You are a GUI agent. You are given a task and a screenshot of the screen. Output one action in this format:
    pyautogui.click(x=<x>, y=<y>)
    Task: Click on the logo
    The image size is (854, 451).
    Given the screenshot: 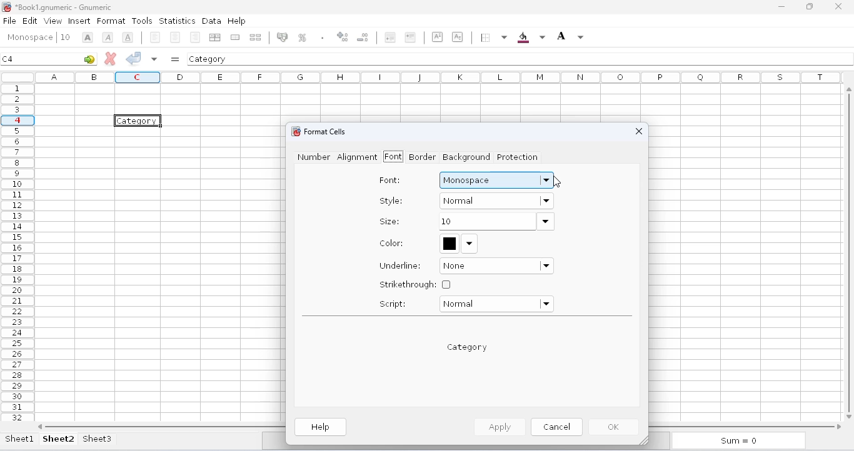 What is the action you would take?
    pyautogui.click(x=6, y=7)
    